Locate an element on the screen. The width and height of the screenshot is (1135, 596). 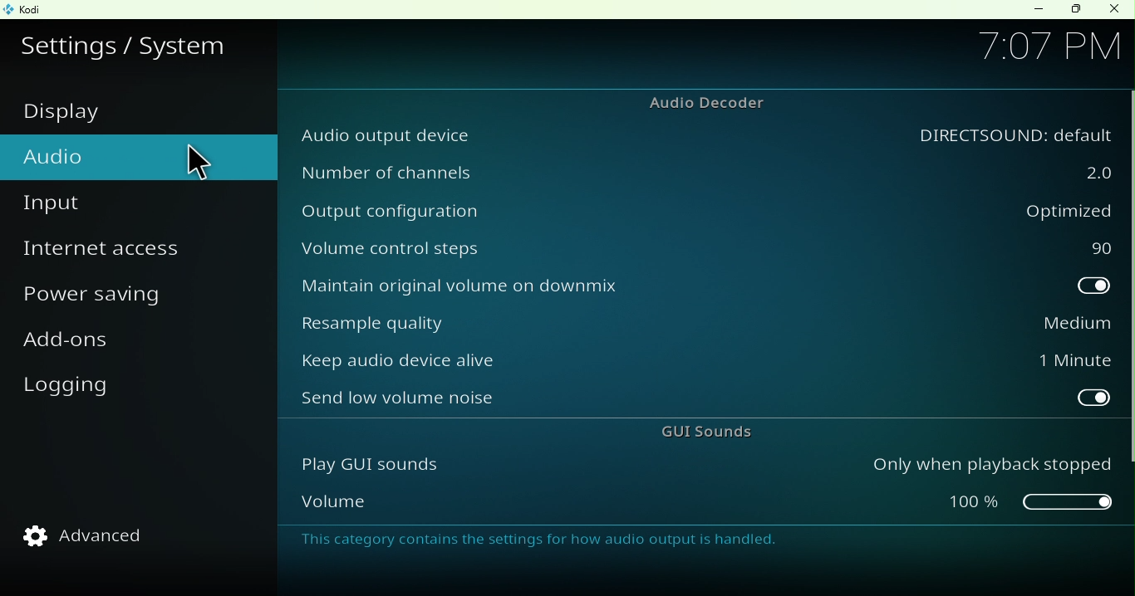
Logging is located at coordinates (70, 393).